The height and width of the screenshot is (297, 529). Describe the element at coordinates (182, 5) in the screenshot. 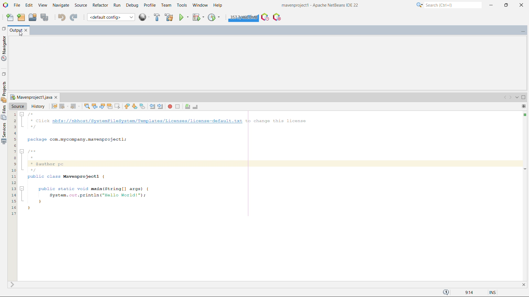

I see `tools` at that location.